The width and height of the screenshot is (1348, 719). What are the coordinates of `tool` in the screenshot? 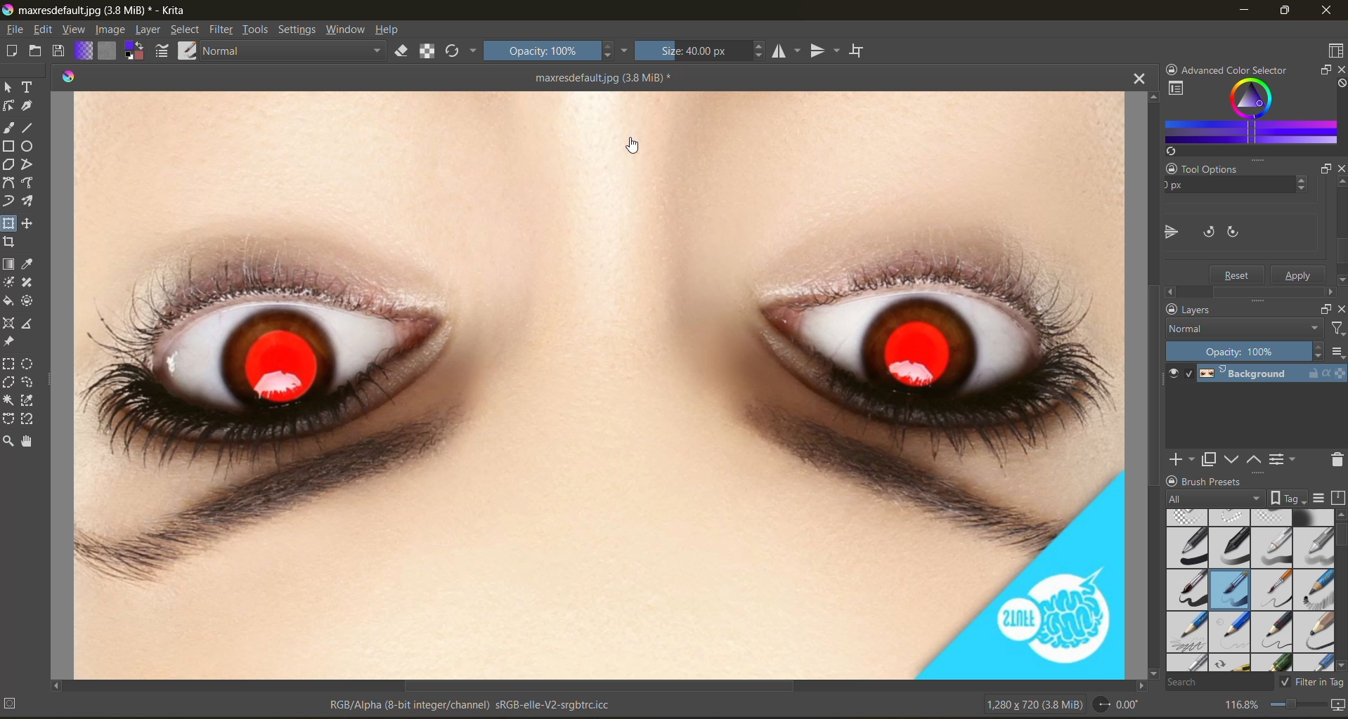 It's located at (29, 420).